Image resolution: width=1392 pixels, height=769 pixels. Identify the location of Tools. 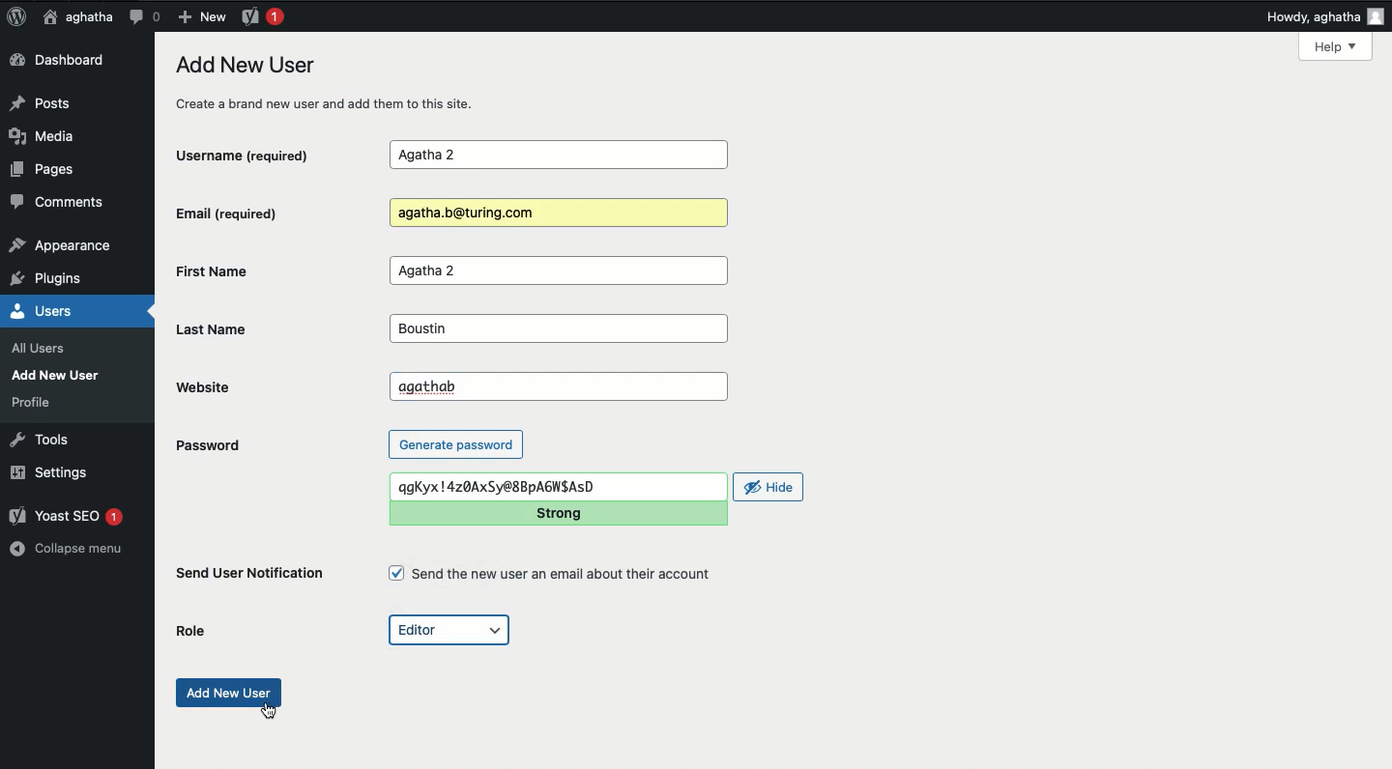
(41, 438).